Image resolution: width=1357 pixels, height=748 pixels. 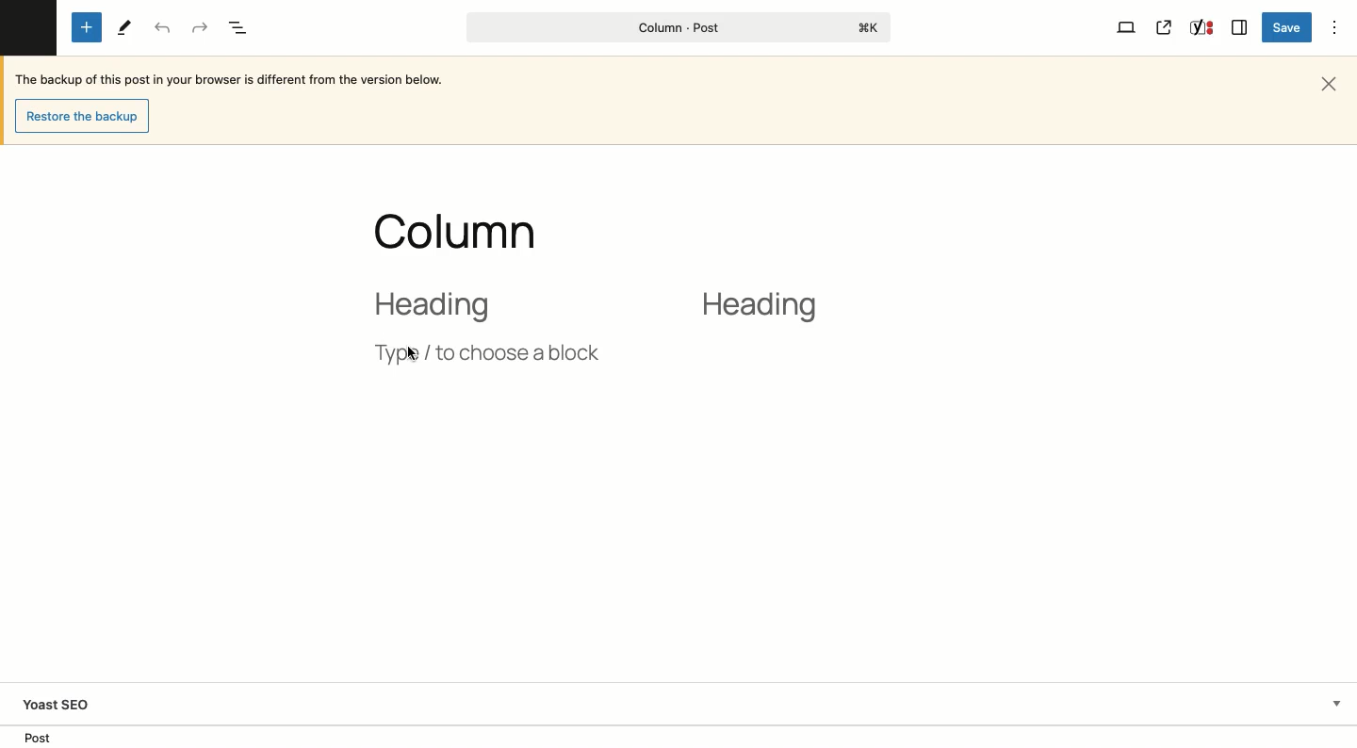 What do you see at coordinates (1332, 82) in the screenshot?
I see `Close` at bounding box center [1332, 82].